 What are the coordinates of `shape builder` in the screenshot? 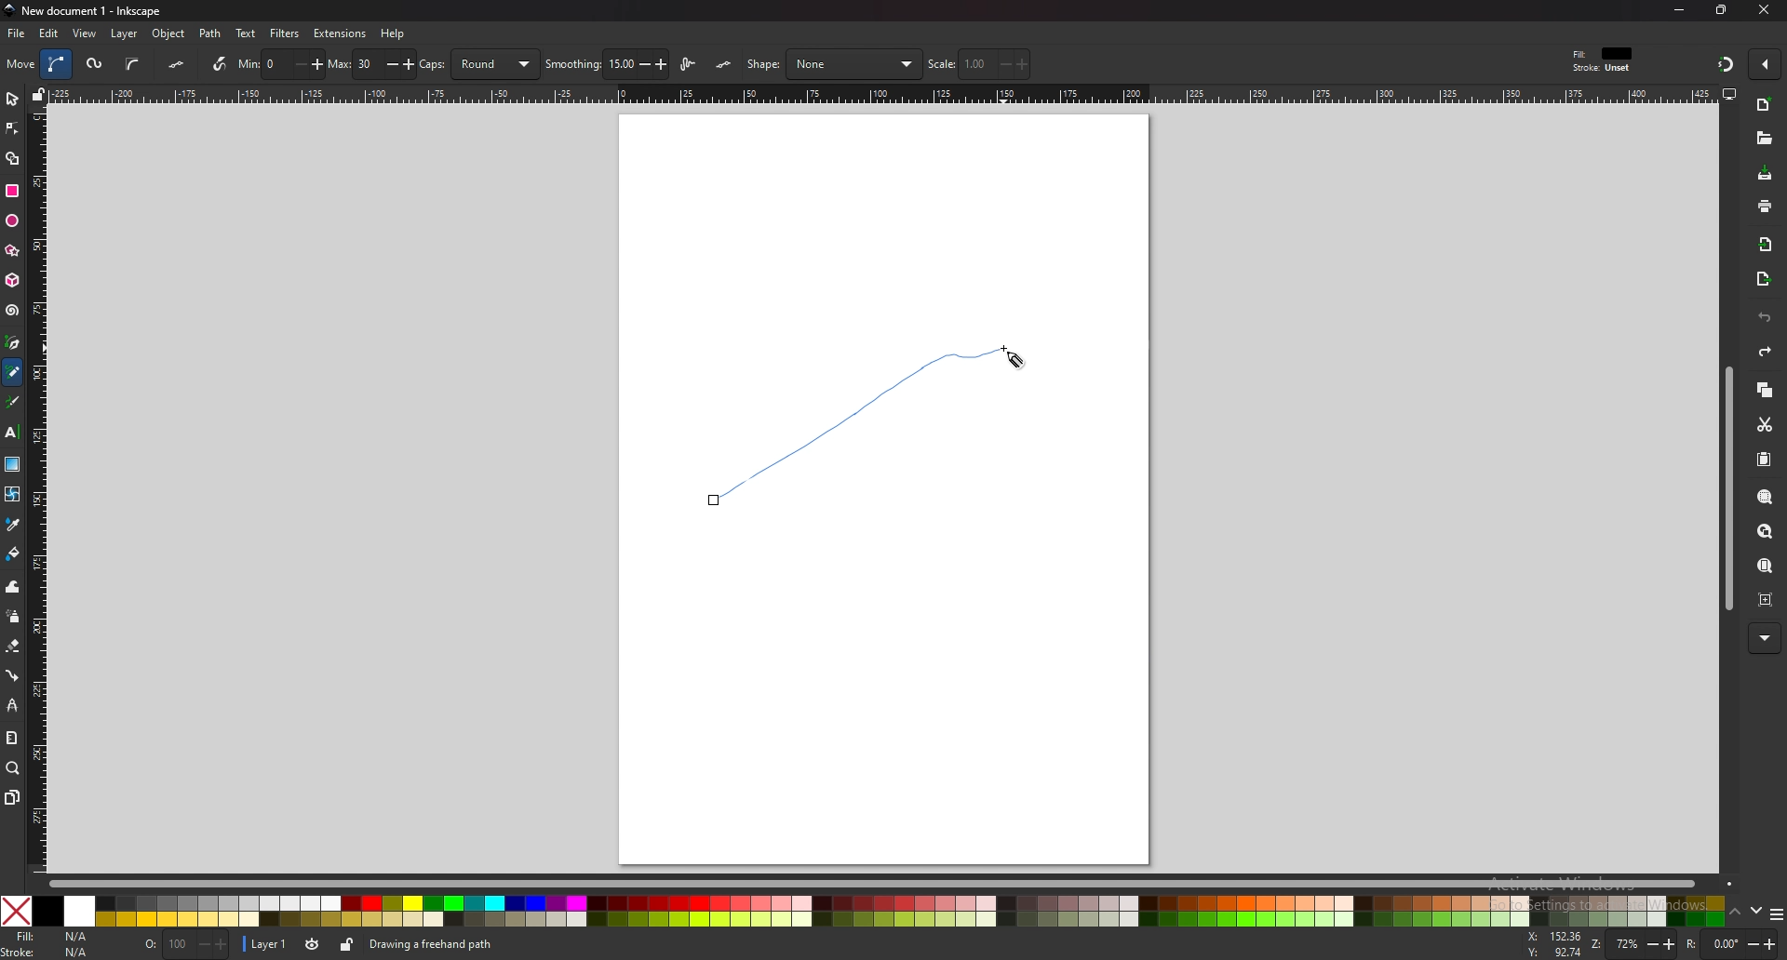 It's located at (14, 158).